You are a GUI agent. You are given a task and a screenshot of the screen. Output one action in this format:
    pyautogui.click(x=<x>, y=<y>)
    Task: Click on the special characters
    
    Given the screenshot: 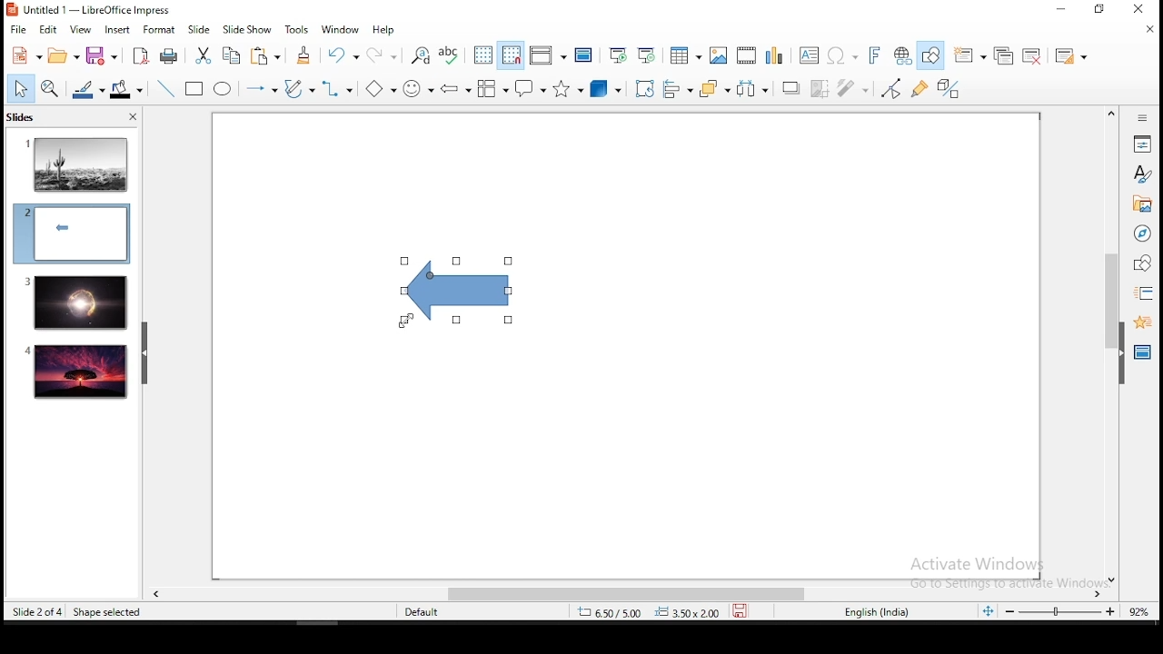 What is the action you would take?
    pyautogui.click(x=840, y=56)
    